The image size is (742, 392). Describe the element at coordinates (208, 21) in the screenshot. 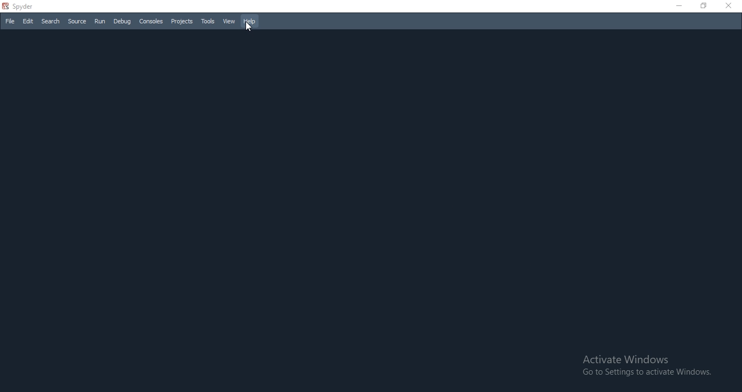

I see `Tools` at that location.